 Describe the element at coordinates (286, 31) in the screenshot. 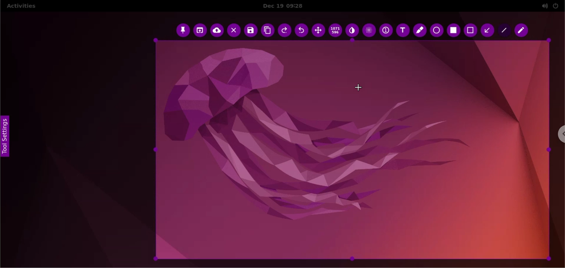

I see `redo` at that location.